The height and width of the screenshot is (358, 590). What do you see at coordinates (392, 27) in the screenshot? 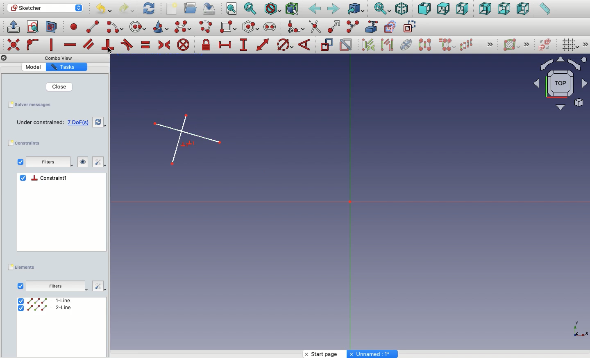
I see `carbon copy` at bounding box center [392, 27].